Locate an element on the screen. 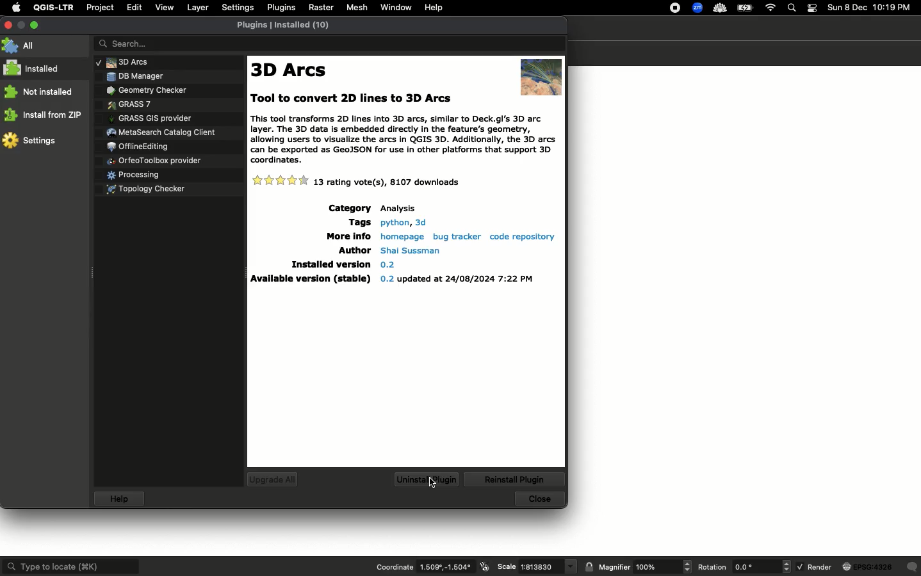  Plugins is located at coordinates (130, 103).